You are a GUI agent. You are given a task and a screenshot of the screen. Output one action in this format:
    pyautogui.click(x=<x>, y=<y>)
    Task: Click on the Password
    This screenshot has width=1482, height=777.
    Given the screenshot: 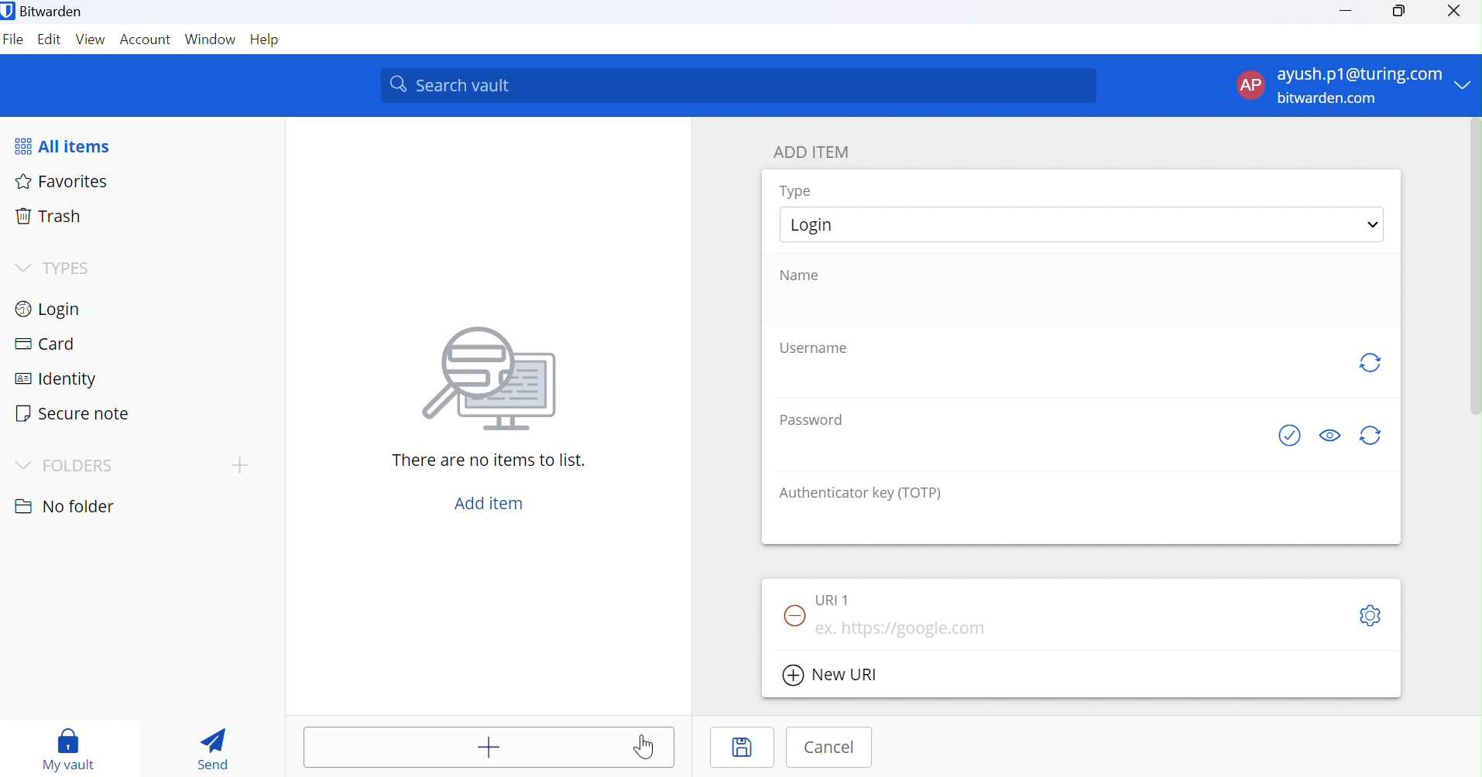 What is the action you would take?
    pyautogui.click(x=809, y=419)
    